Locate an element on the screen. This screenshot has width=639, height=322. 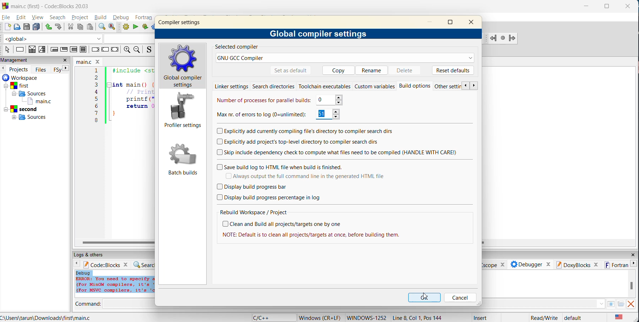
GNU GCC Compiler is located at coordinates (345, 58).